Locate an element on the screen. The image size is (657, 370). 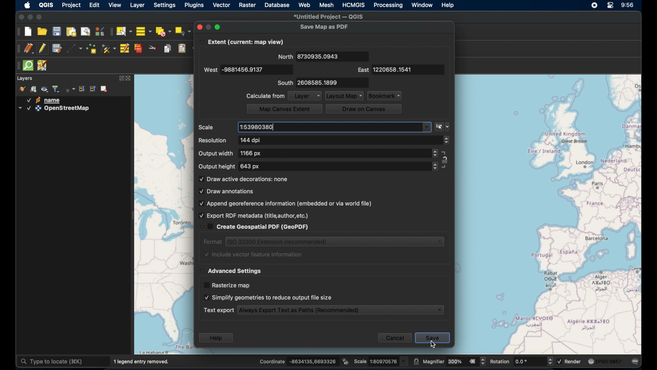
maximize is located at coordinates (41, 17).